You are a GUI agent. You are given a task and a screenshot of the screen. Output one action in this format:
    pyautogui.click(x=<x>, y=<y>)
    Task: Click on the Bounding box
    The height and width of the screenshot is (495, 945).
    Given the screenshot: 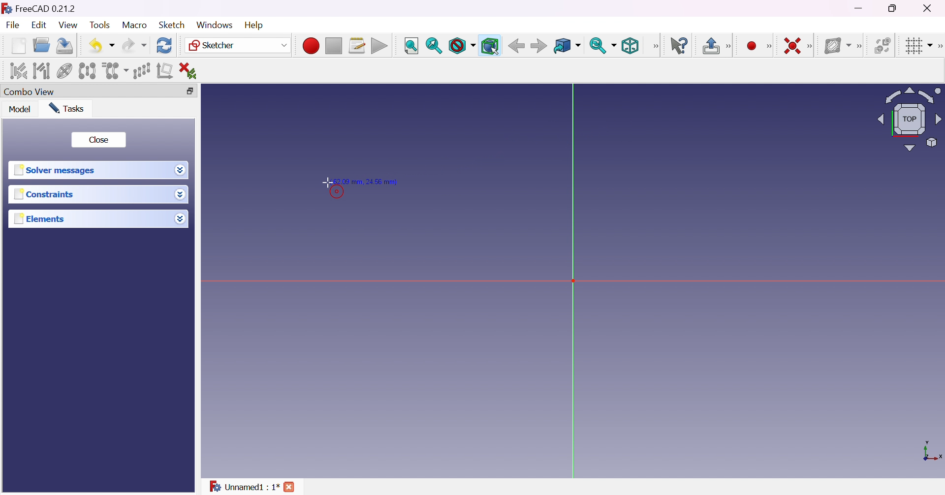 What is the action you would take?
    pyautogui.click(x=491, y=46)
    